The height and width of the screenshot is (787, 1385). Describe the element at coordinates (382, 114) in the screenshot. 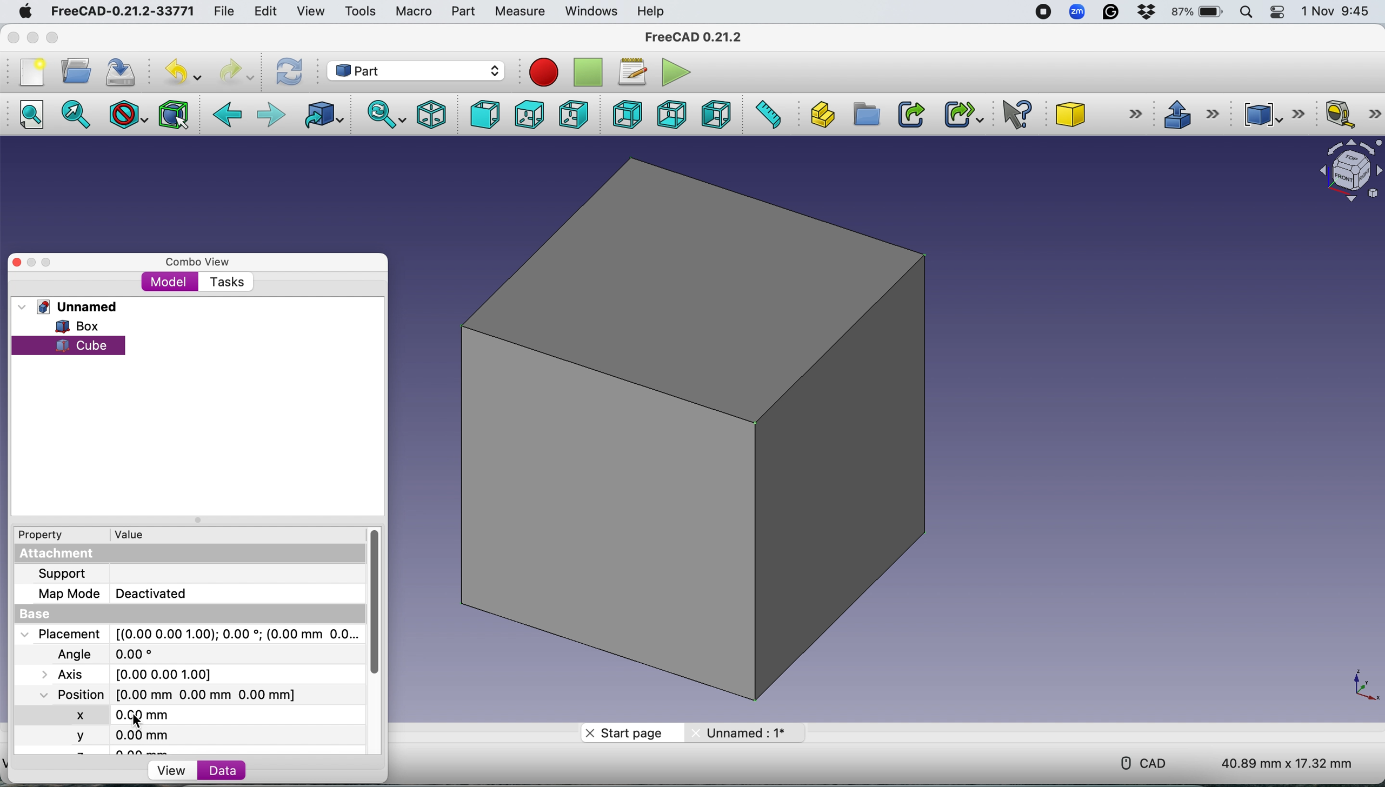

I see `Sync view` at that location.